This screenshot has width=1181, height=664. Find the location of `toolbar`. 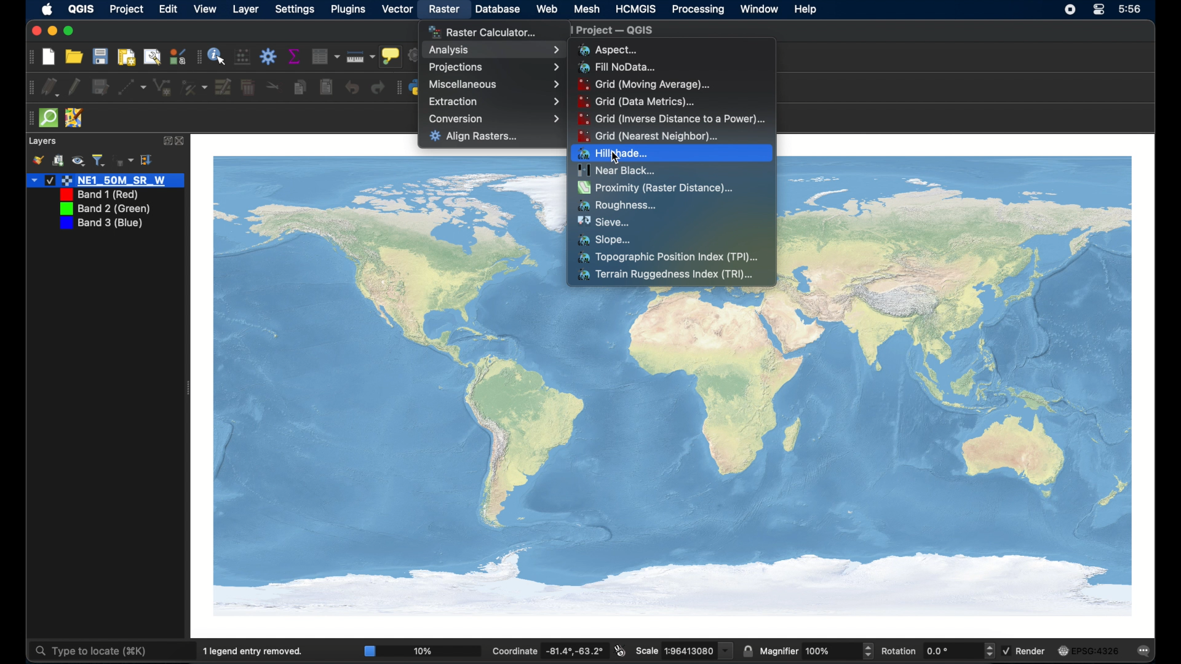

toolbar is located at coordinates (269, 57).